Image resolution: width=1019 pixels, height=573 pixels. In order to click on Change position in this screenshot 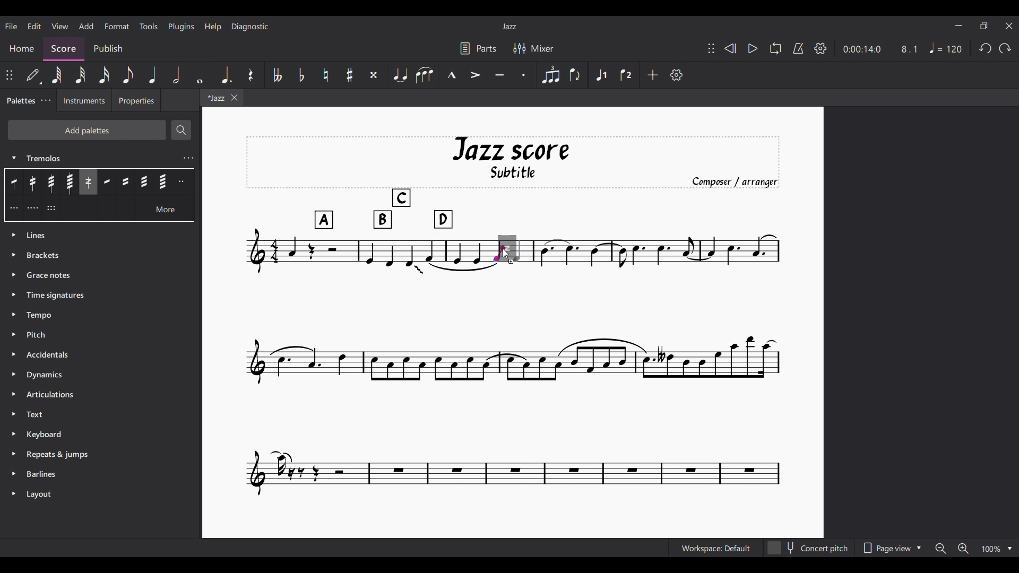, I will do `click(9, 75)`.